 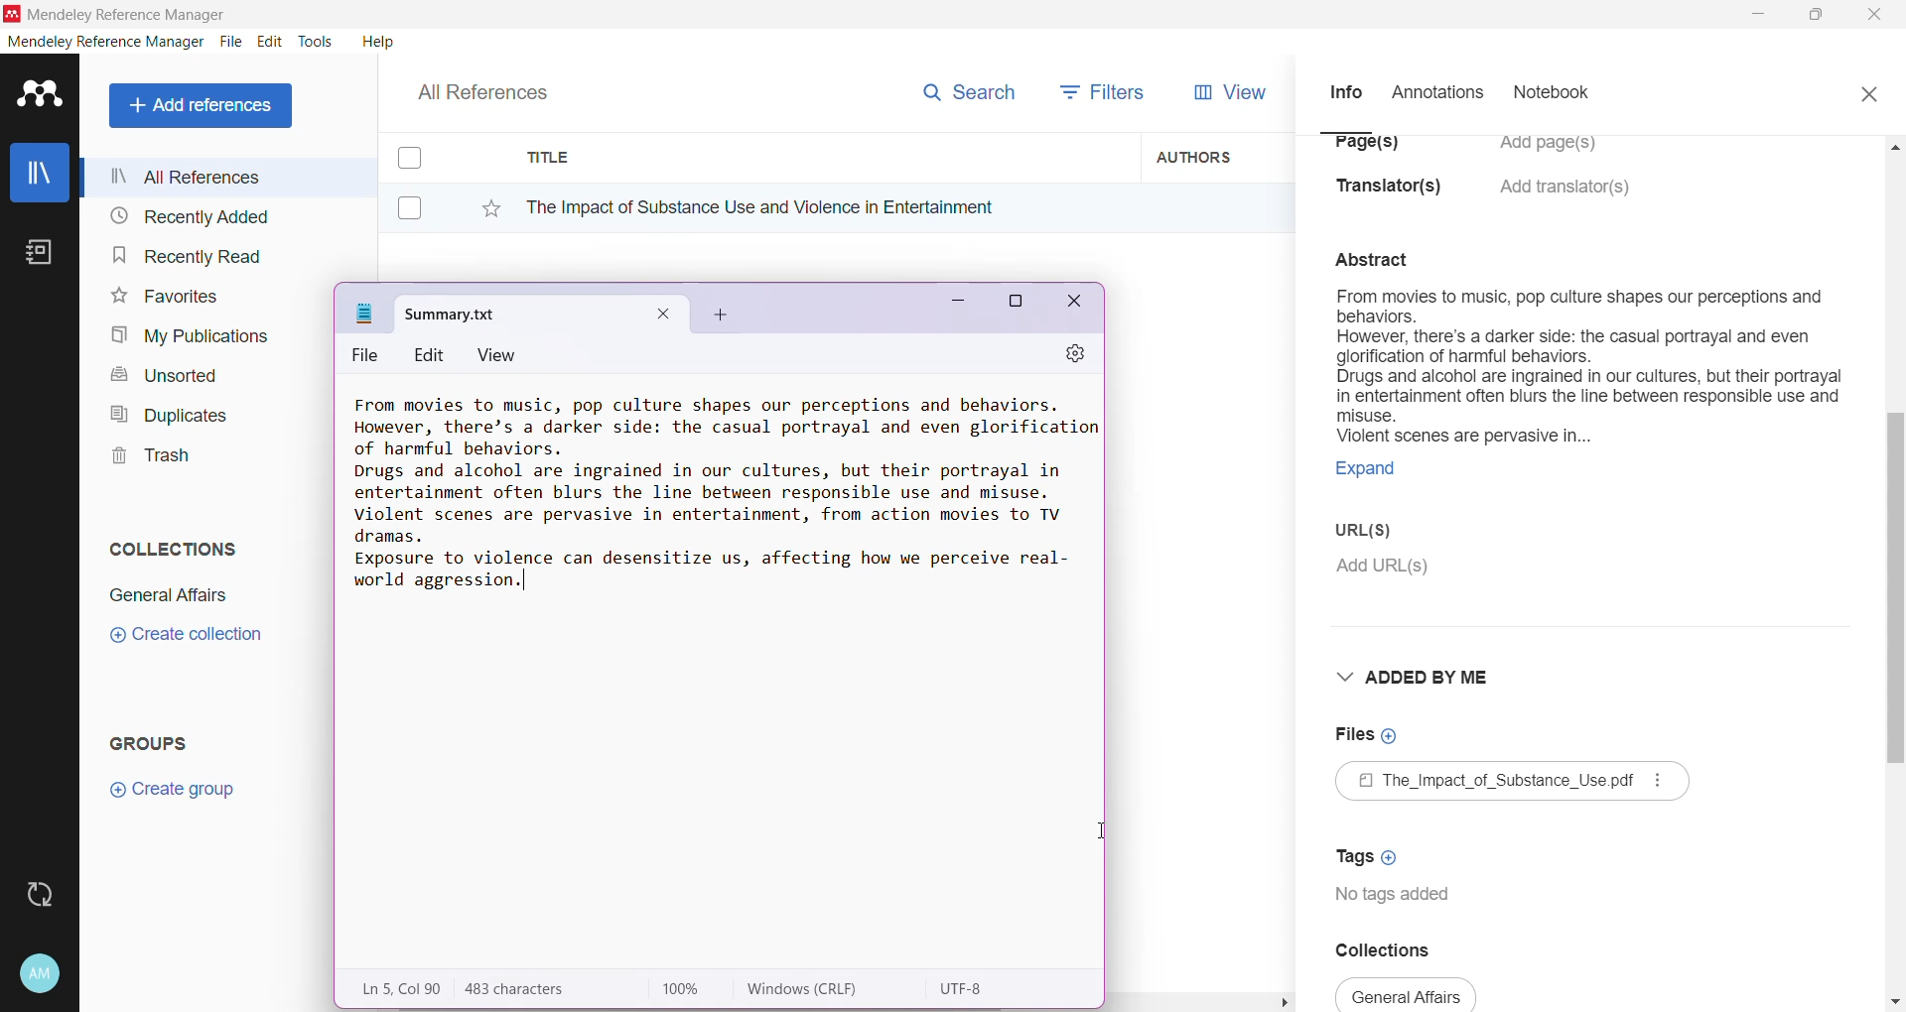 I want to click on My Publications, so click(x=188, y=336).